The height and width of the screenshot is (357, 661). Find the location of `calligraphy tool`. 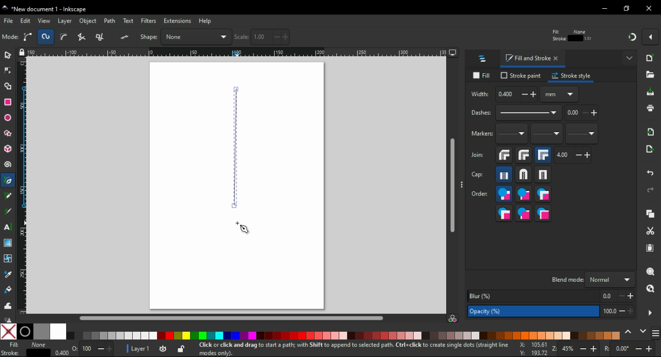

calligraphy tool is located at coordinates (8, 212).